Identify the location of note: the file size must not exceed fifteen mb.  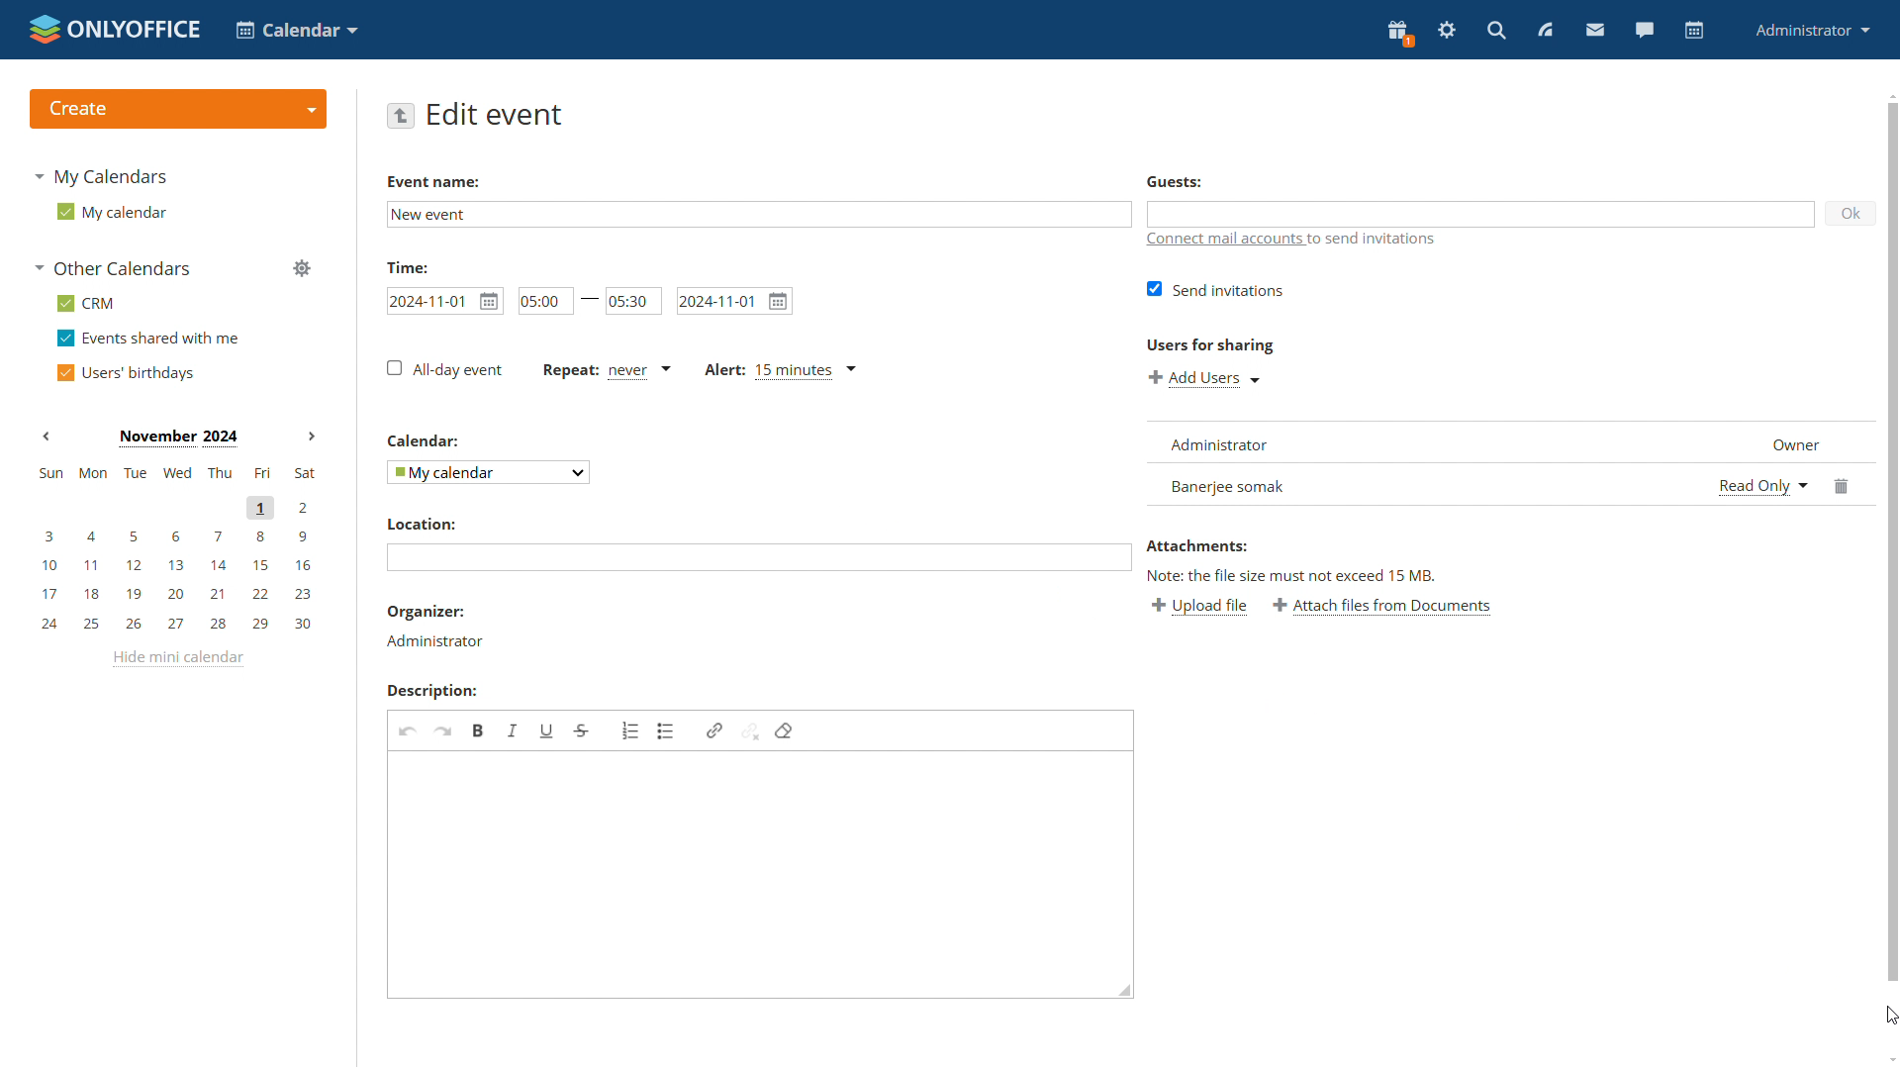
(1290, 574).